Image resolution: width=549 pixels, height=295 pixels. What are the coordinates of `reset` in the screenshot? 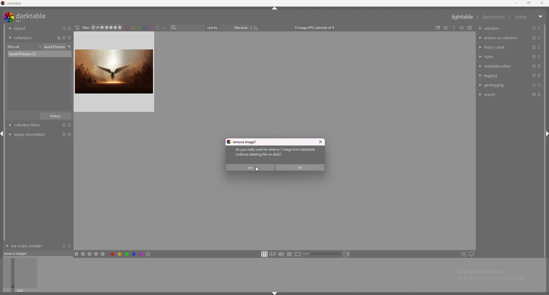 It's located at (534, 85).